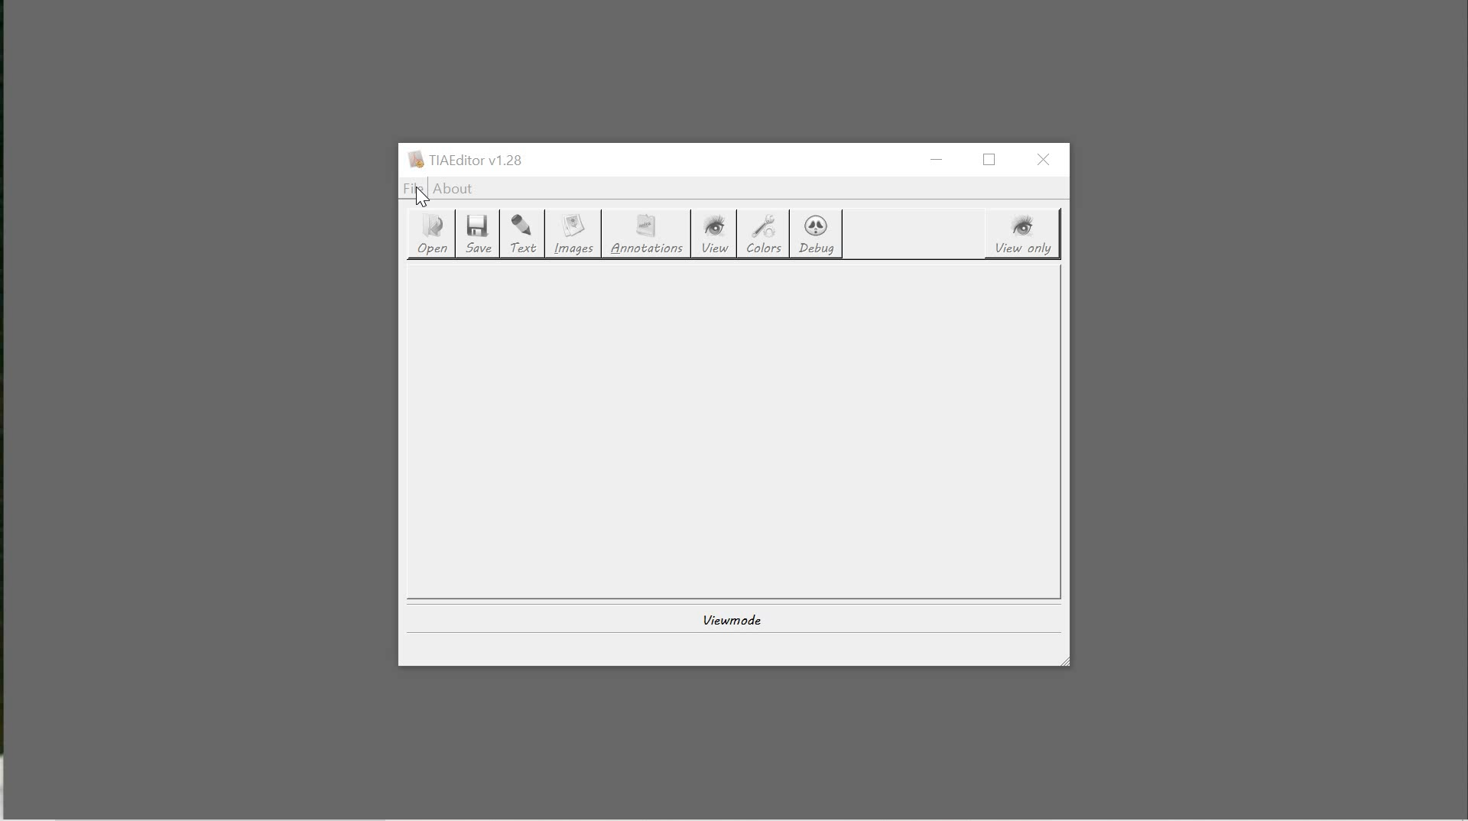 The image size is (1468, 821). What do you see at coordinates (651, 235) in the screenshot?
I see `annotations` at bounding box center [651, 235].